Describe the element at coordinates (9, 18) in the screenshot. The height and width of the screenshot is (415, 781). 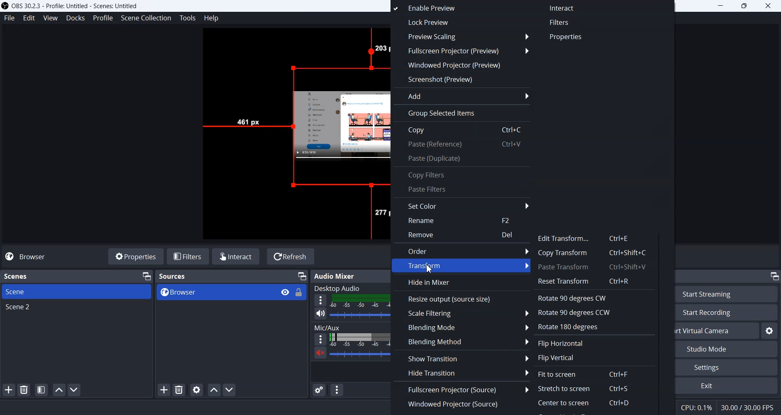
I see `File` at that location.